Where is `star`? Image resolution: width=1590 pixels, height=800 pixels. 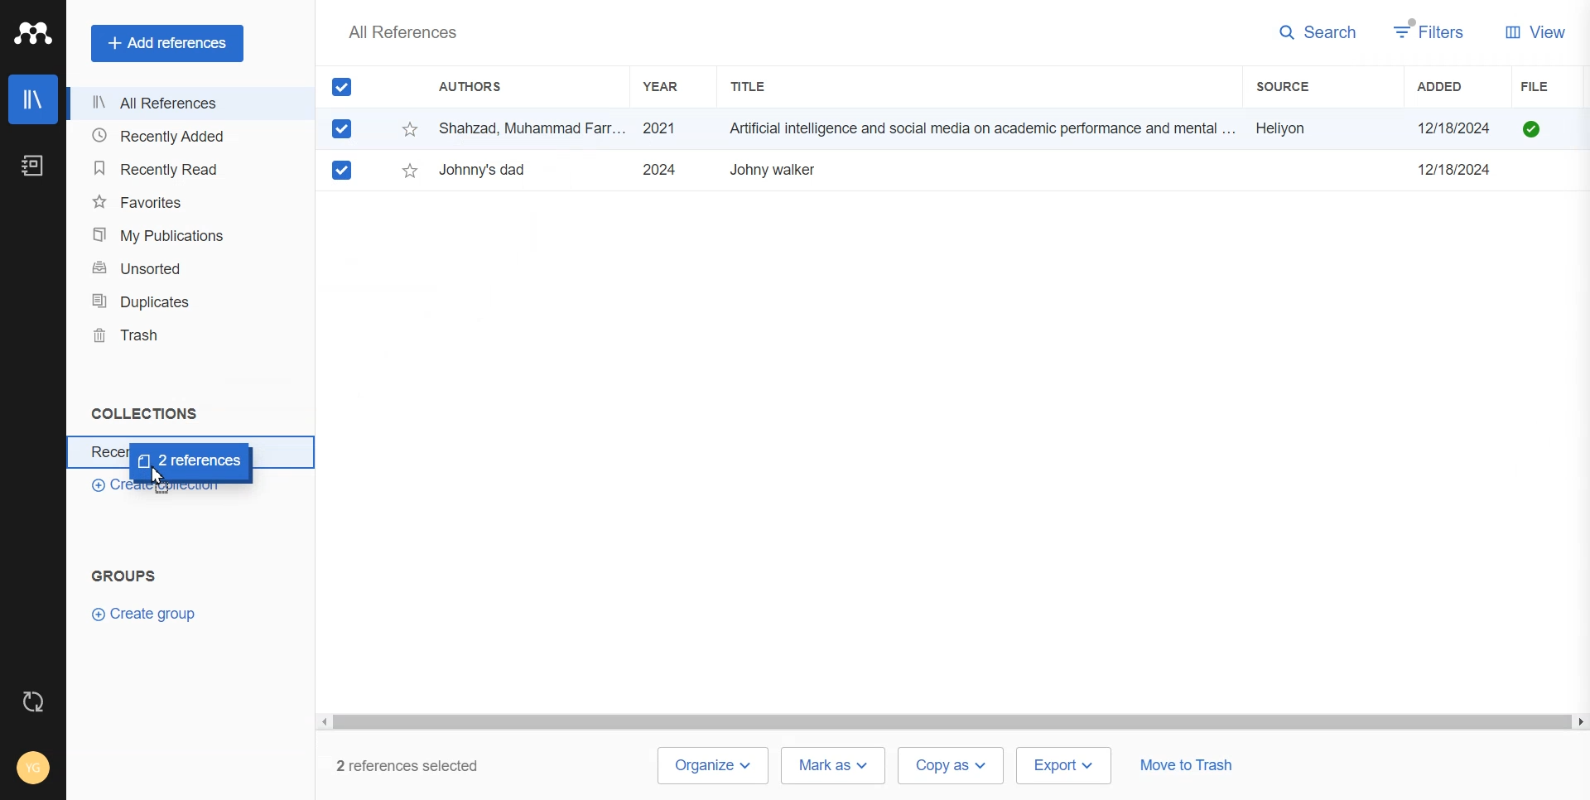
star is located at coordinates (411, 130).